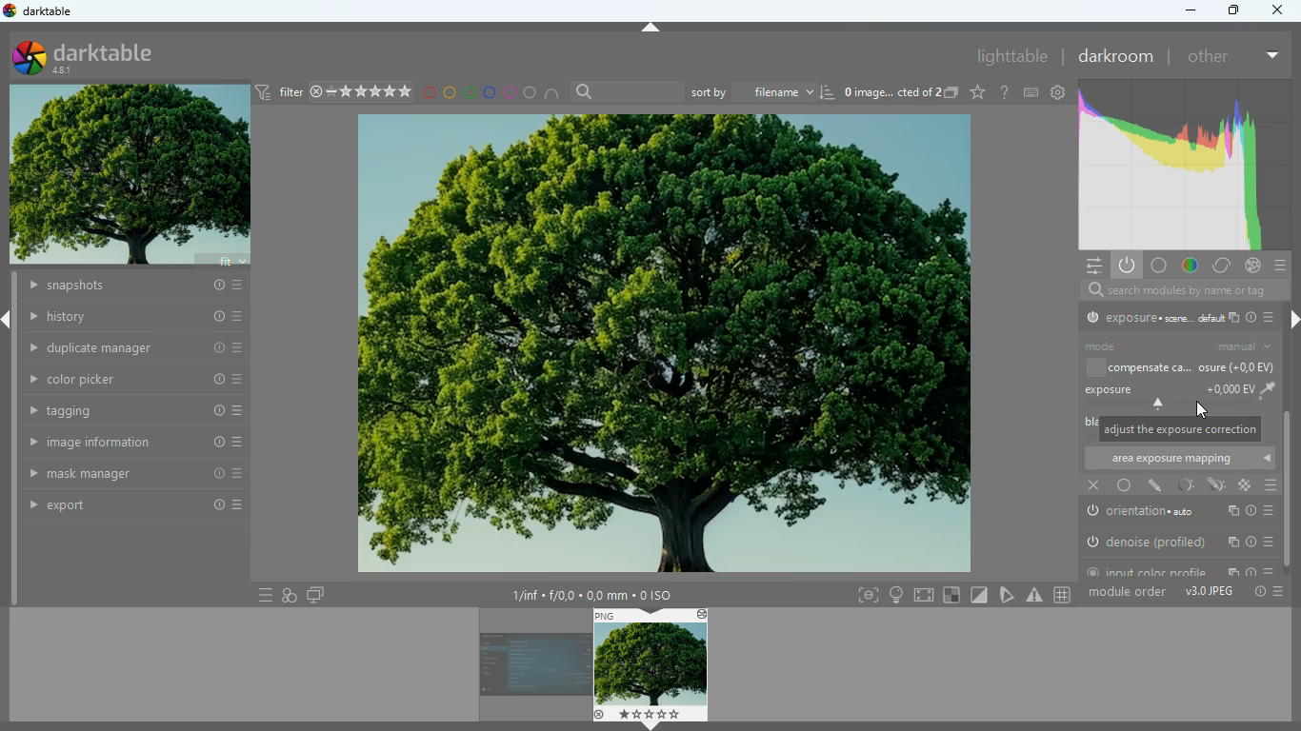  I want to click on export, so click(130, 505).